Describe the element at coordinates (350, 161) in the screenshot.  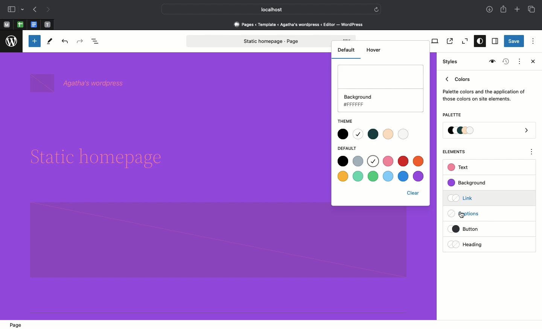
I see `Default color` at that location.